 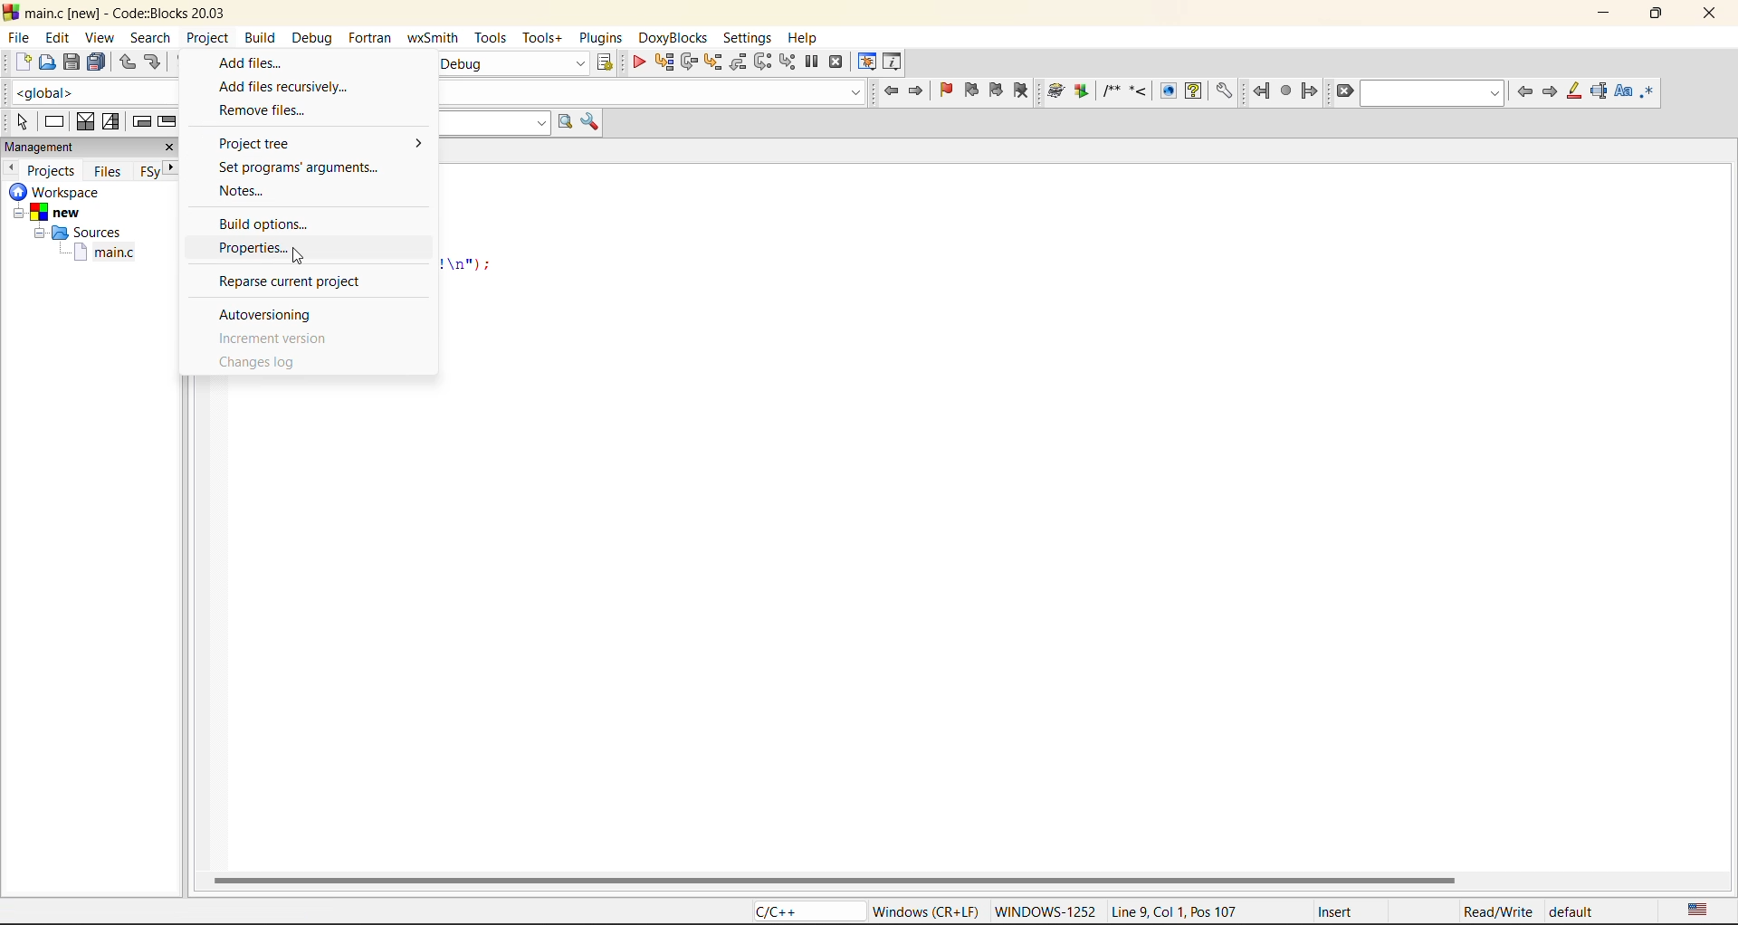 I want to click on Insert, so click(x=1334, y=911).